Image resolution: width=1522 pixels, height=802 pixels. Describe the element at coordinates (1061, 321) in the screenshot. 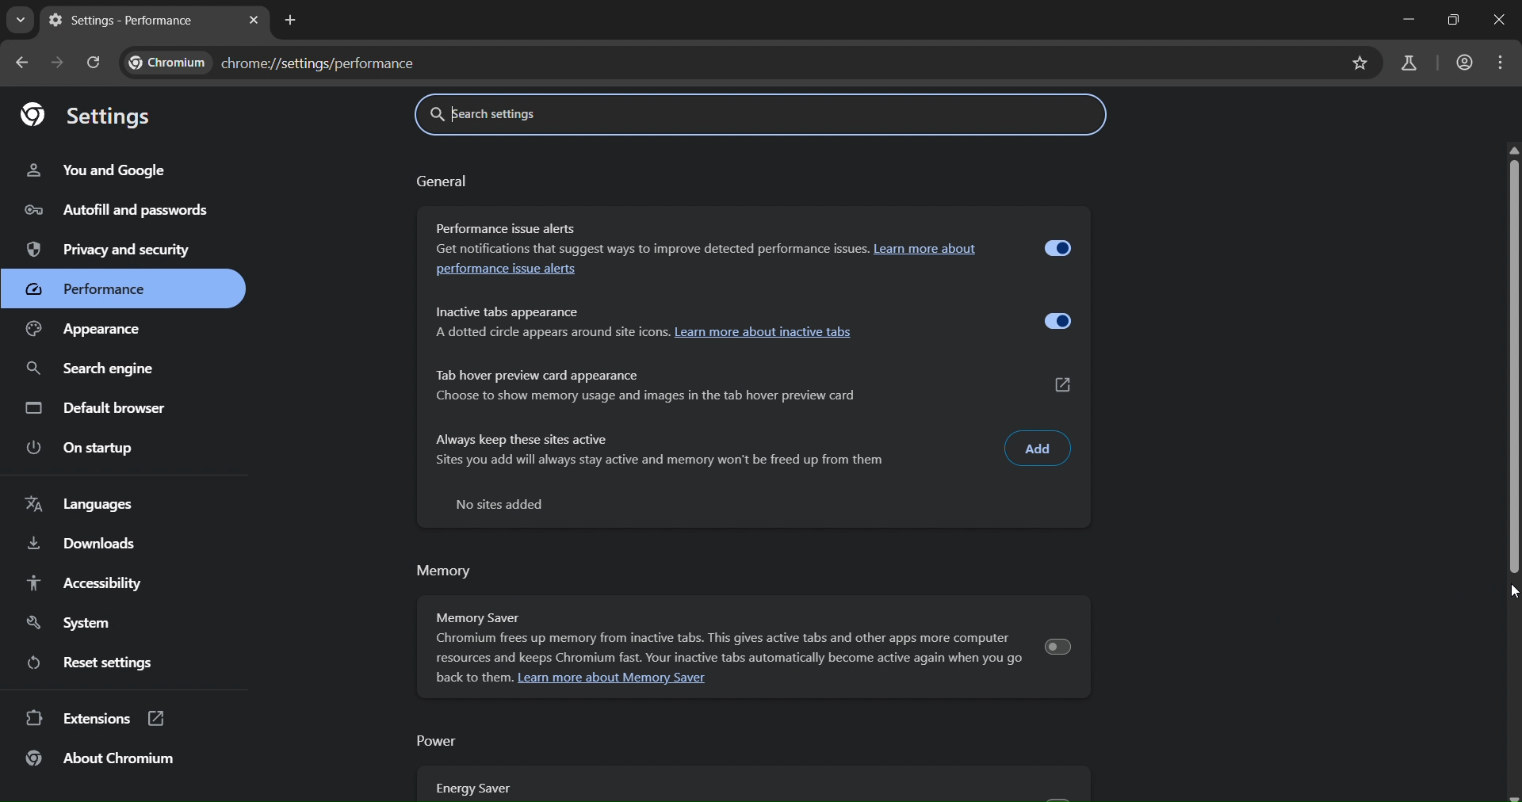

I see `toggle inactive tab appearance` at that location.